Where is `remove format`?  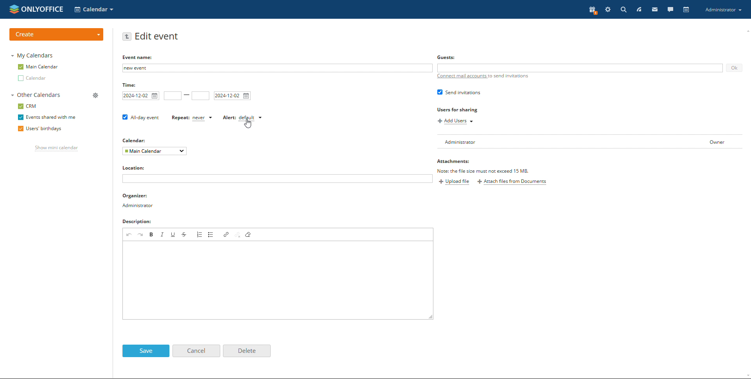
remove format is located at coordinates (248, 234).